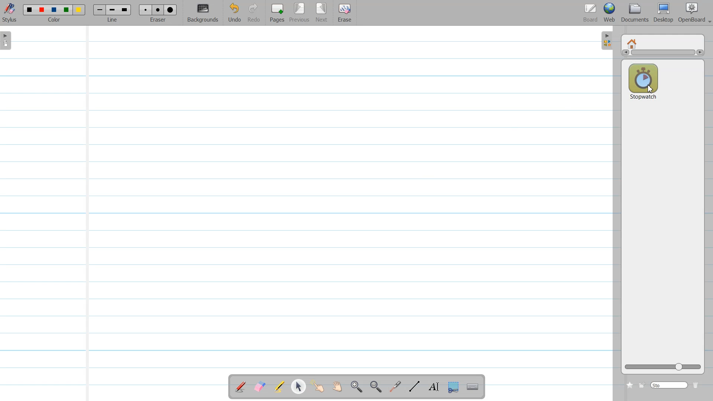  Describe the element at coordinates (650, 89) in the screenshot. I see `Cursor` at that location.